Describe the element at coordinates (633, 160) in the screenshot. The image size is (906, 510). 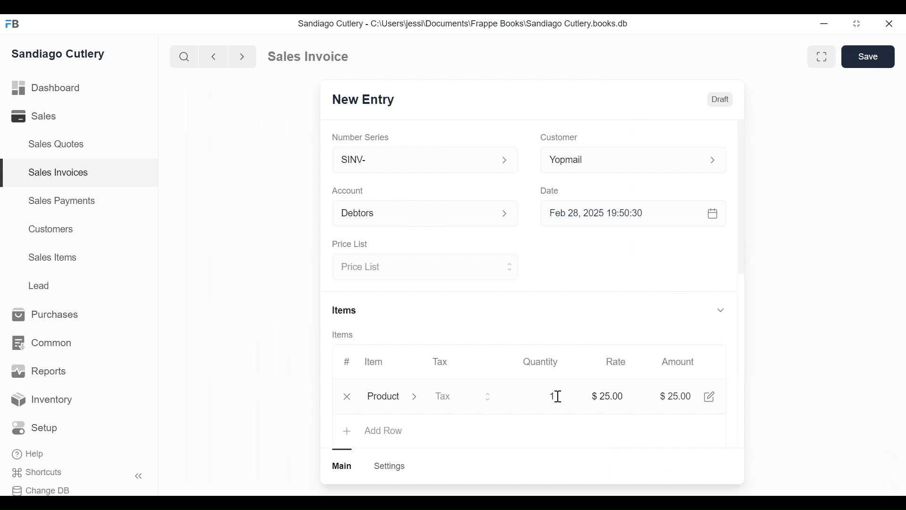
I see `Yopmail` at that location.